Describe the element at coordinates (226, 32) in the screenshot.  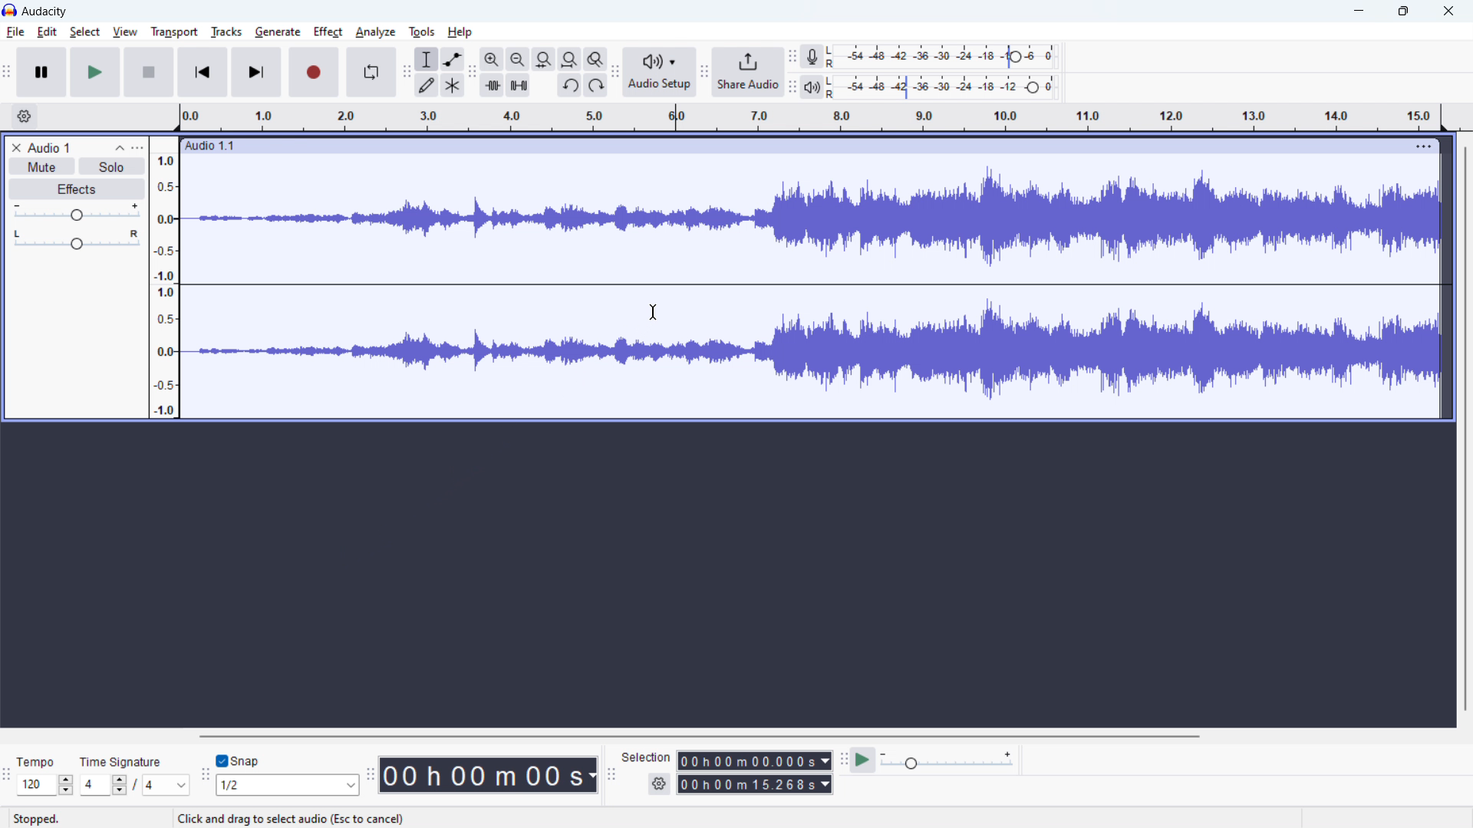
I see `tracks` at that location.